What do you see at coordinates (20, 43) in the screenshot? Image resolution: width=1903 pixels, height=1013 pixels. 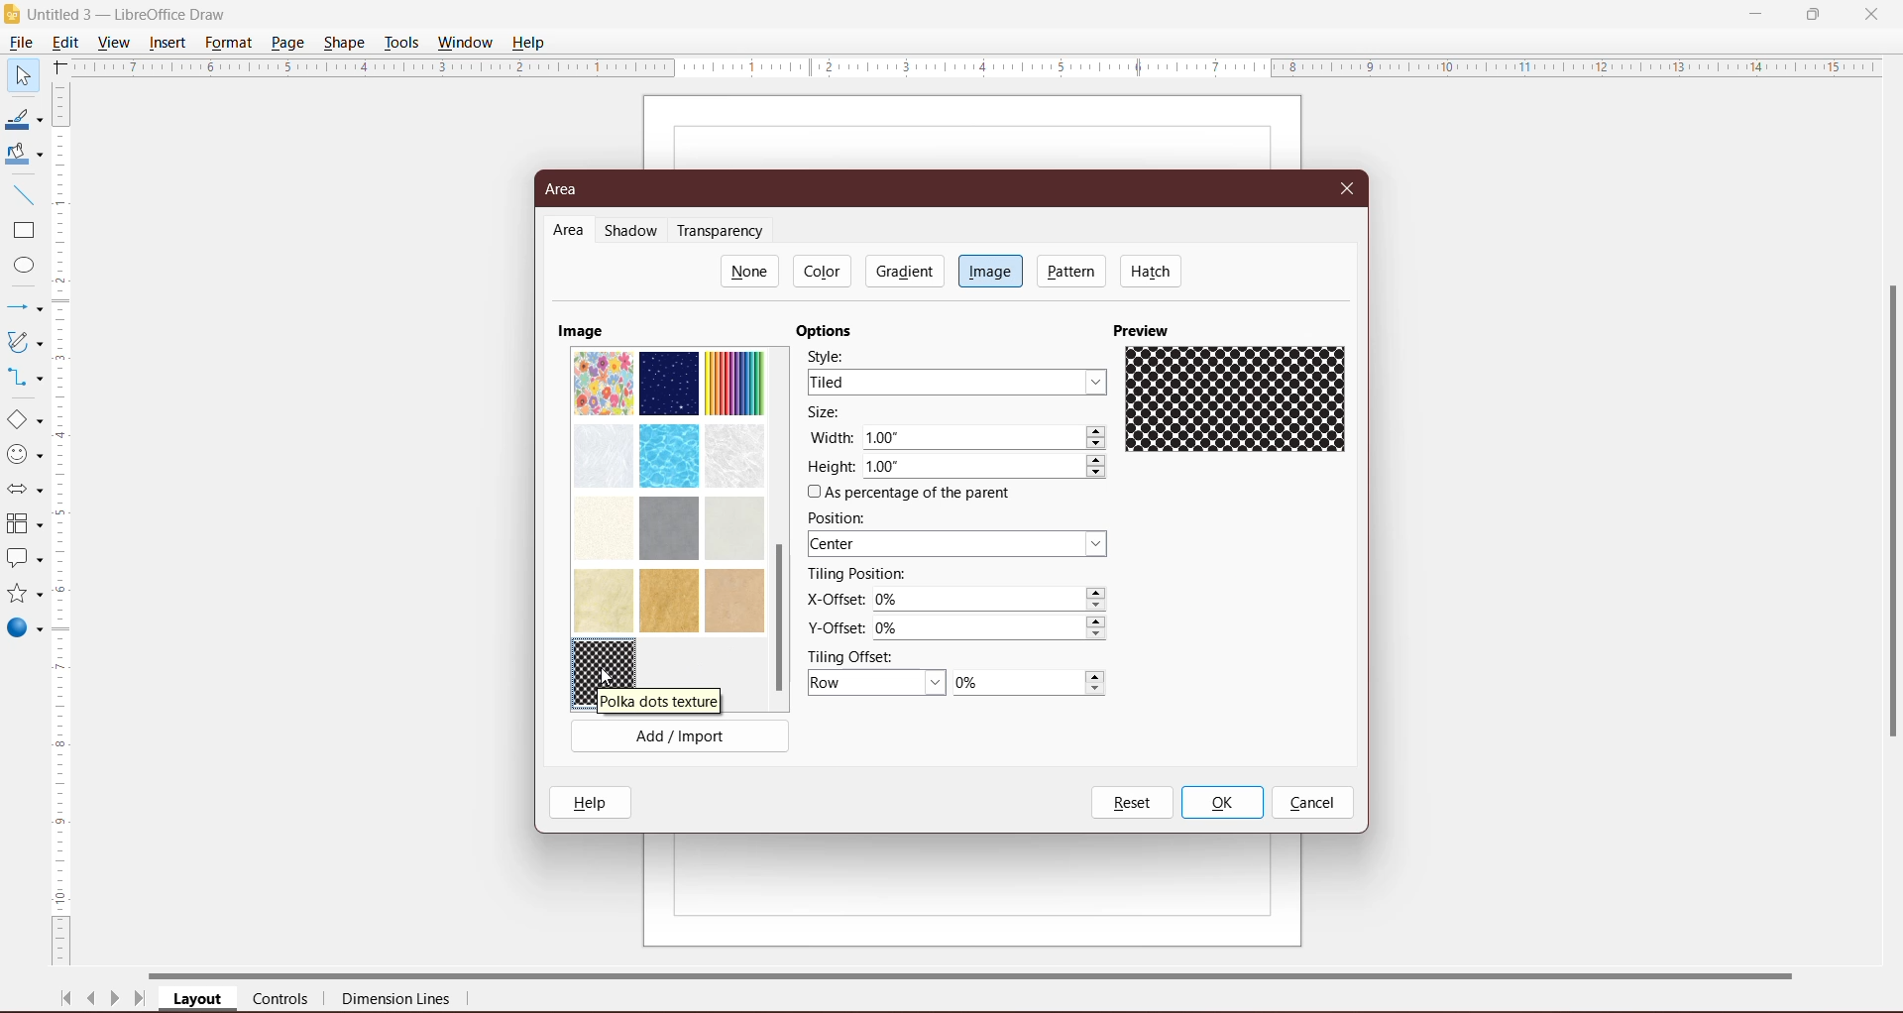 I see `File` at bounding box center [20, 43].